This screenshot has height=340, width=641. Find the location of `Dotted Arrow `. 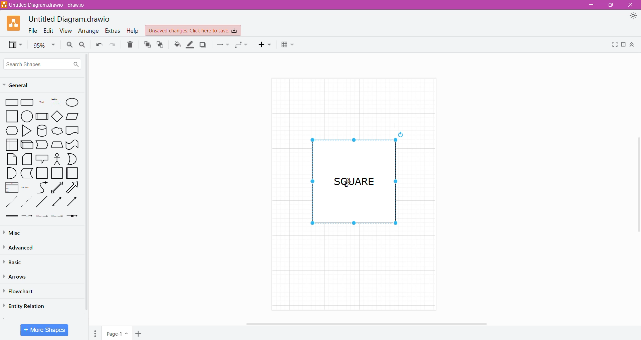

Dotted Arrow  is located at coordinates (27, 202).